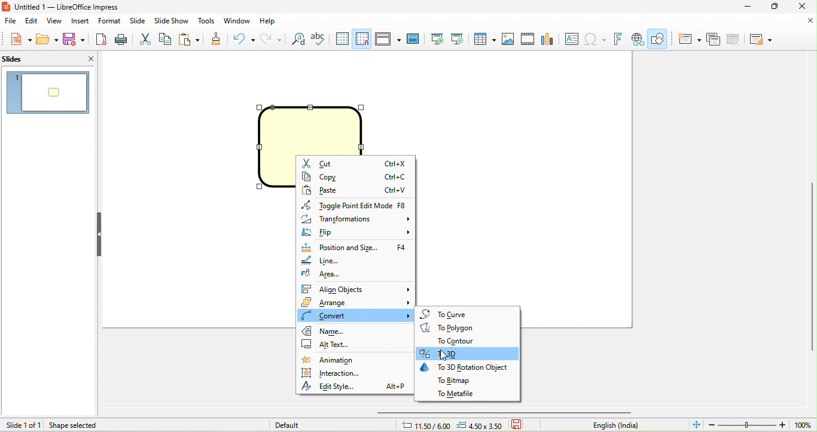 The height and width of the screenshot is (432, 817). Describe the element at coordinates (573, 40) in the screenshot. I see `text box` at that location.